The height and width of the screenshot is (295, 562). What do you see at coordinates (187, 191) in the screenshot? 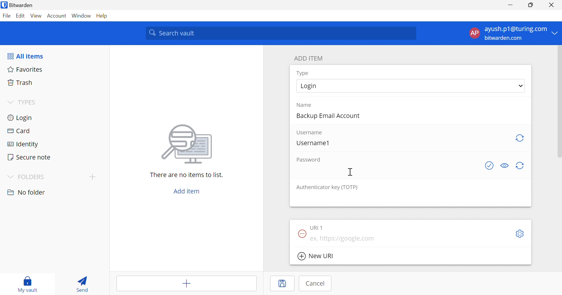
I see `Add item` at bounding box center [187, 191].